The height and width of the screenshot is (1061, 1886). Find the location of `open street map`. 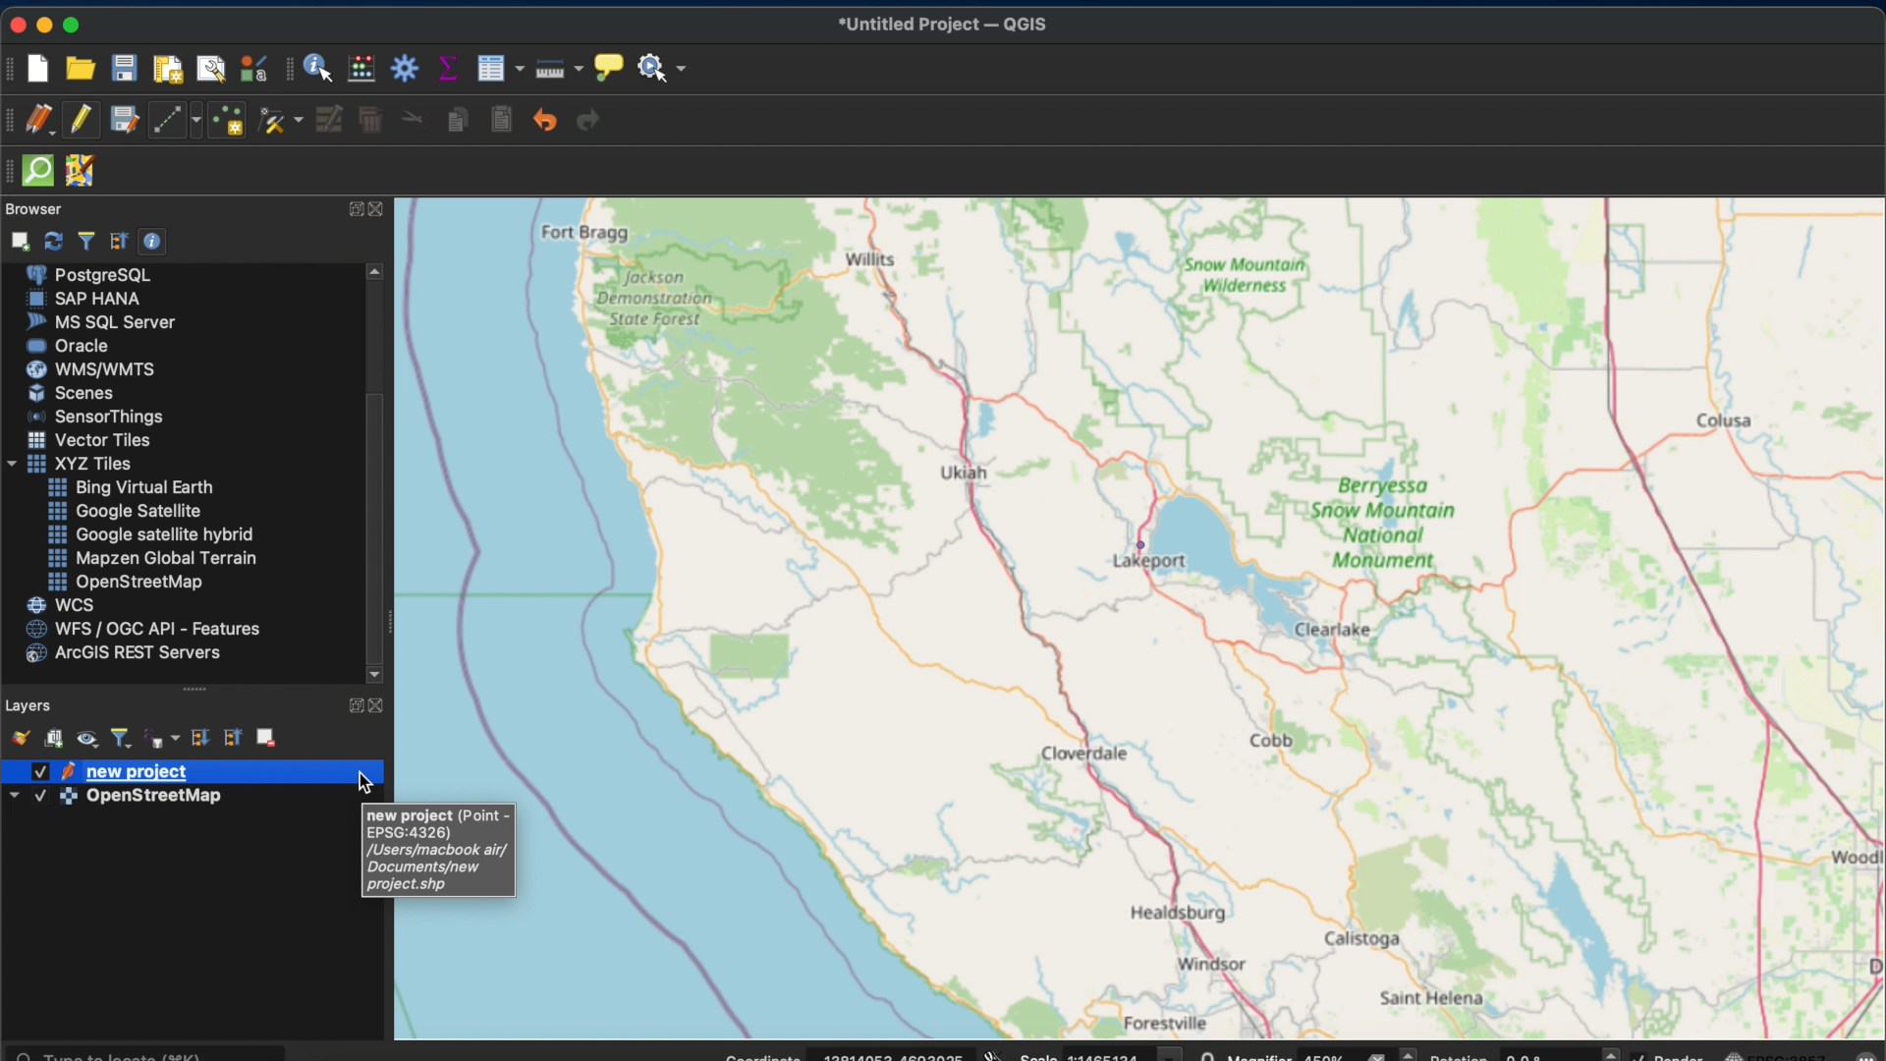

open street map is located at coordinates (1202, 852).